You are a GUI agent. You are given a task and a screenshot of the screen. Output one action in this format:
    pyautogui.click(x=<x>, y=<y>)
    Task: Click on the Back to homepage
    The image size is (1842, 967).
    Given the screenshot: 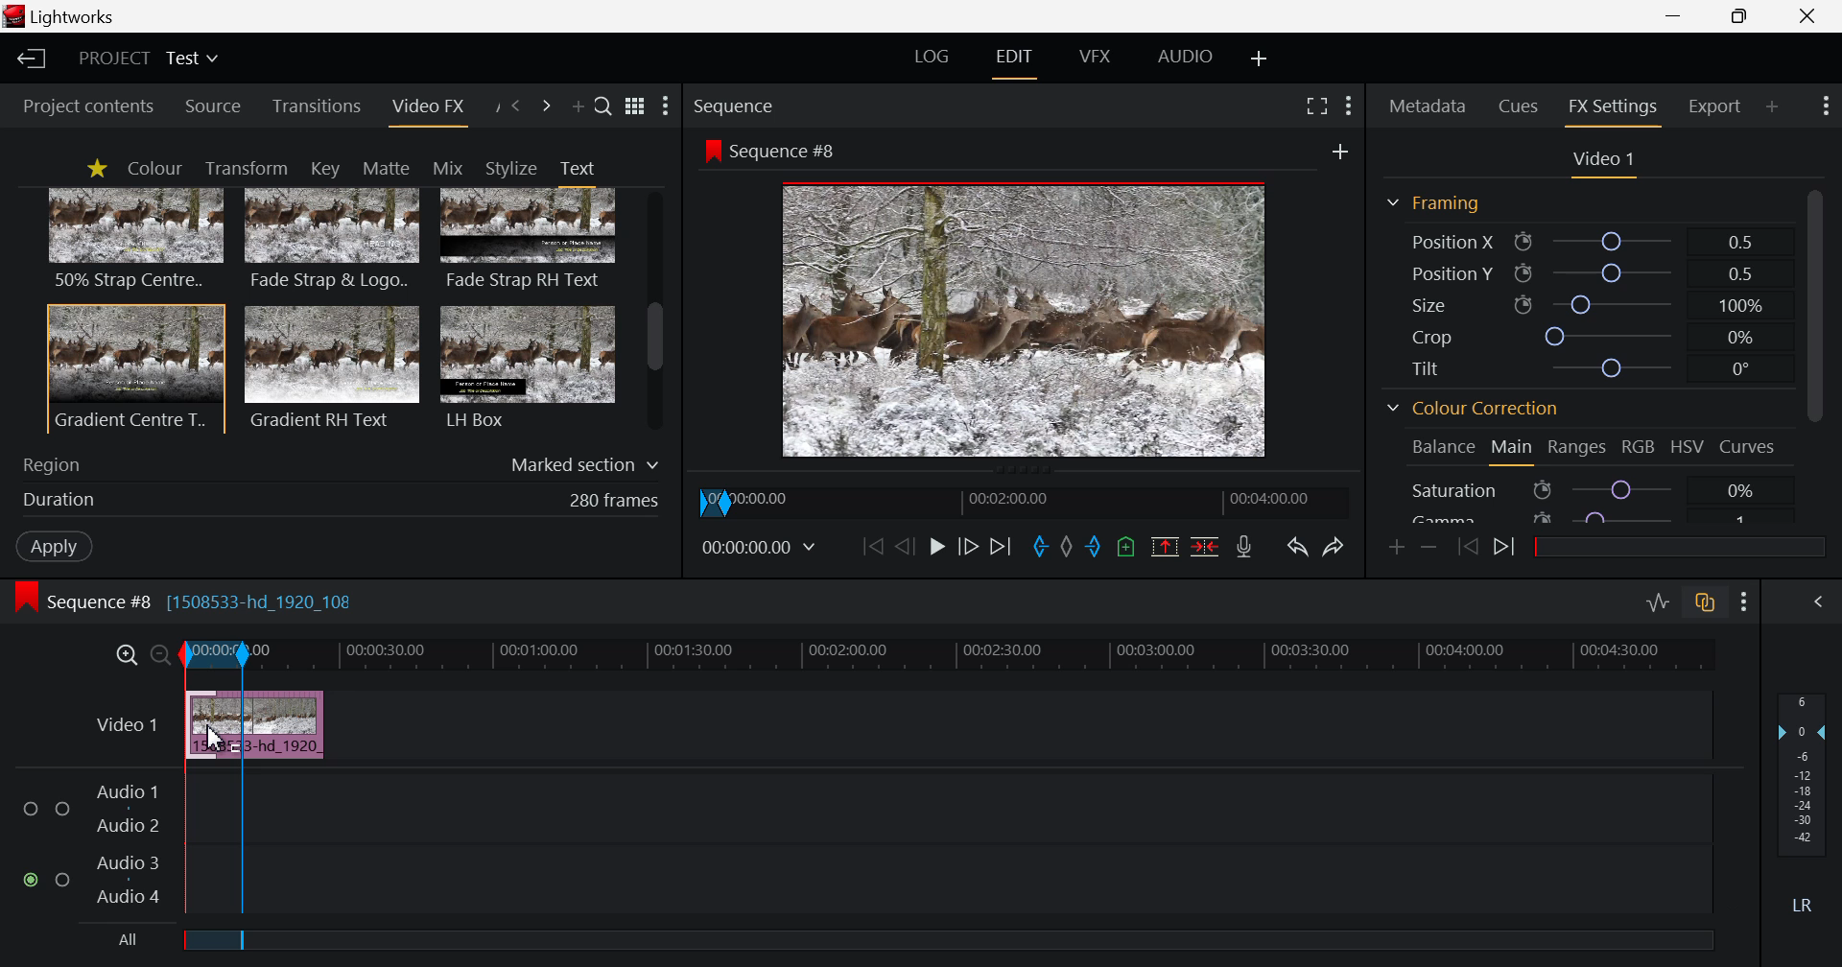 What is the action you would take?
    pyautogui.click(x=28, y=59)
    